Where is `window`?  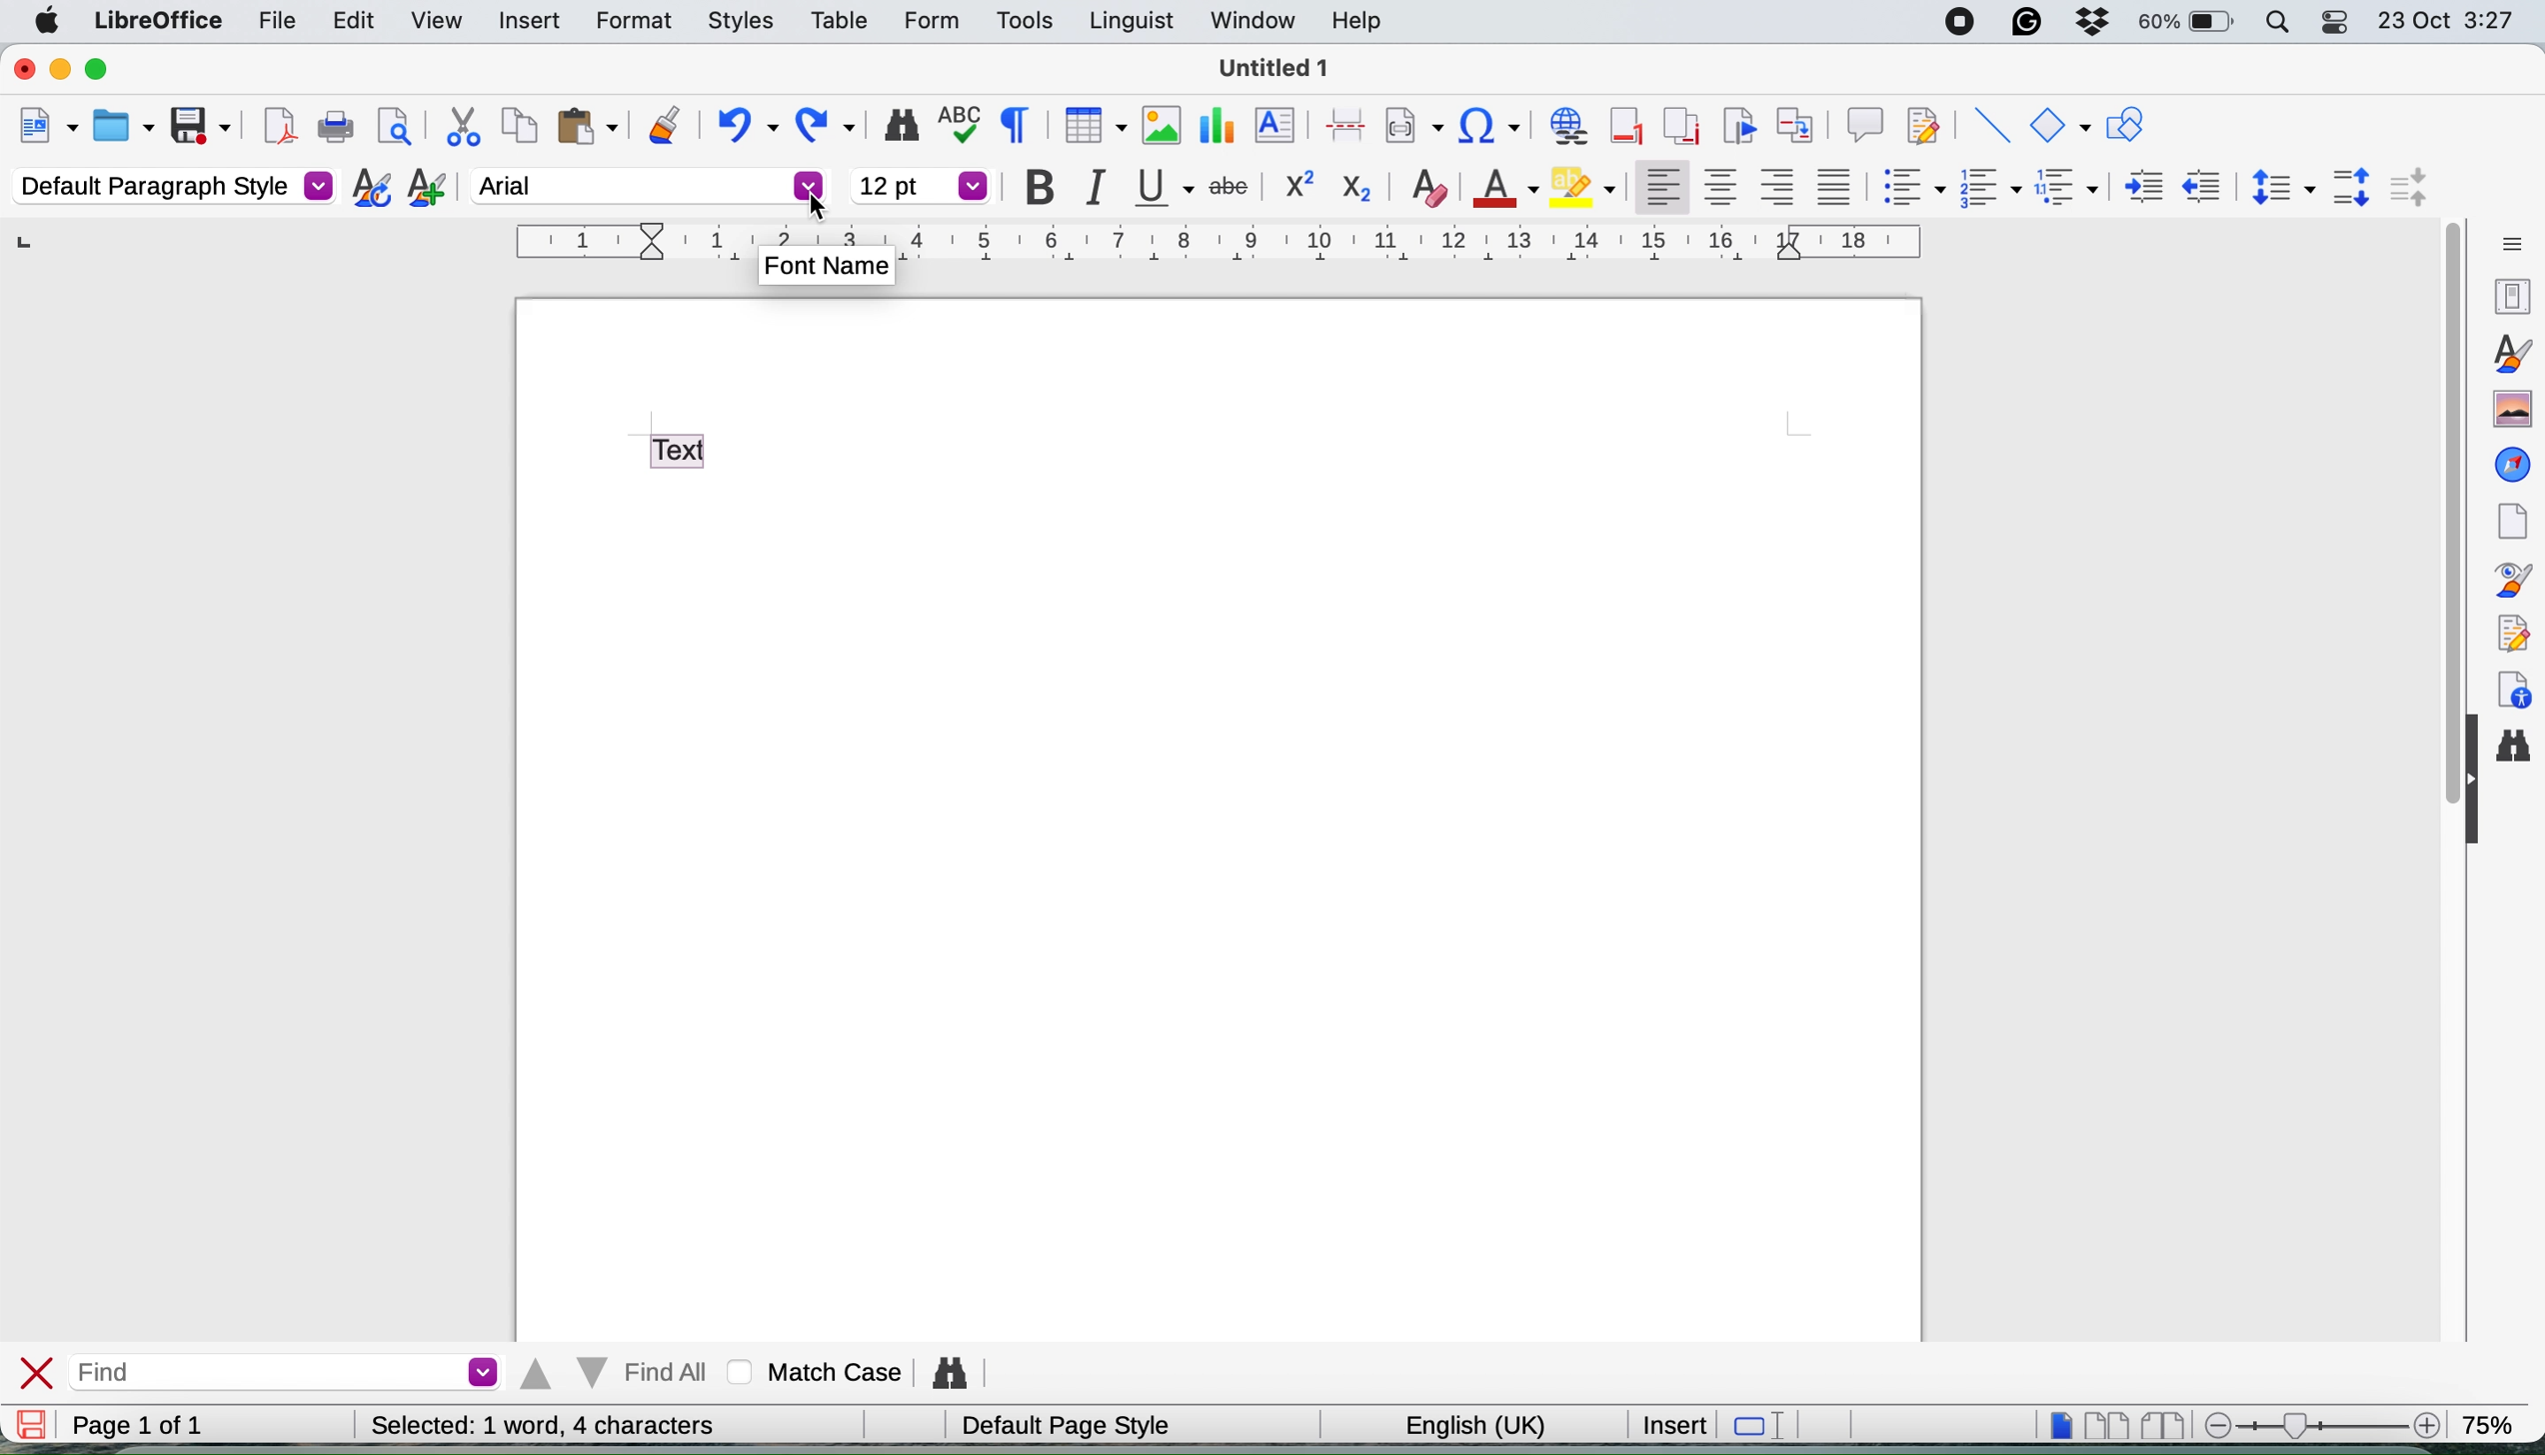
window is located at coordinates (1249, 25).